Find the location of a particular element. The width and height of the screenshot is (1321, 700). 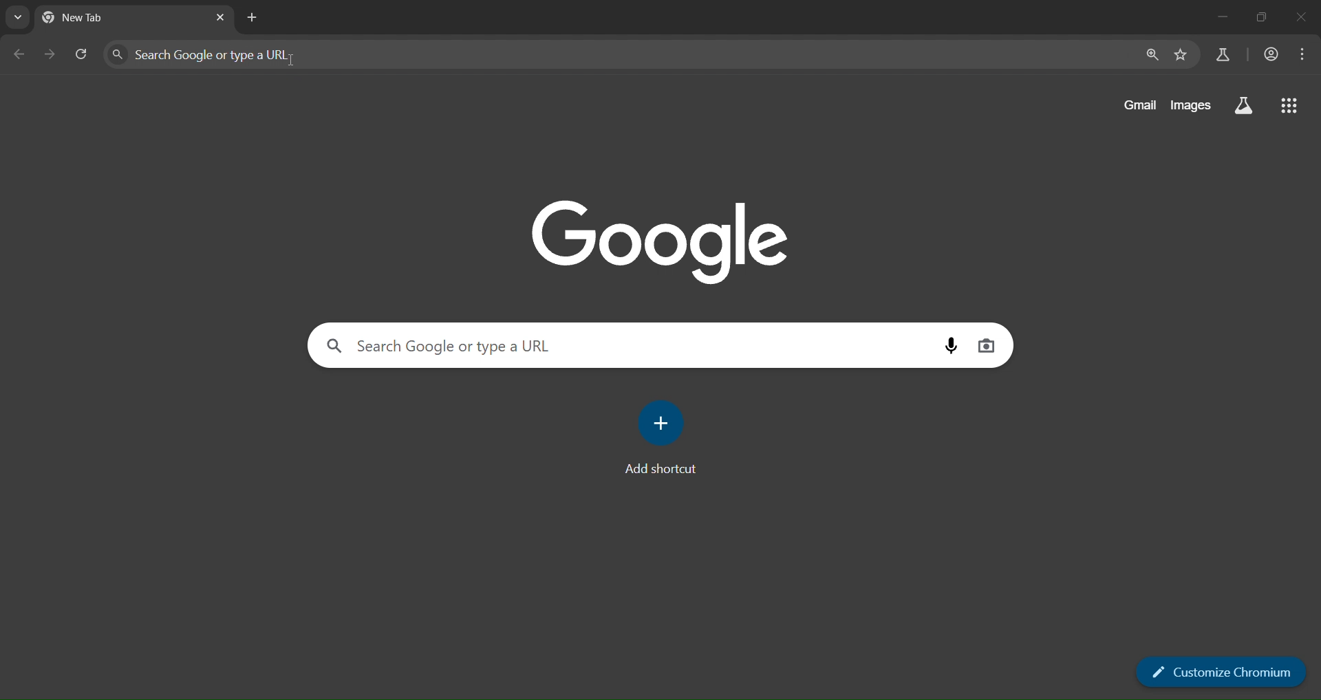

voice search is located at coordinates (950, 345).